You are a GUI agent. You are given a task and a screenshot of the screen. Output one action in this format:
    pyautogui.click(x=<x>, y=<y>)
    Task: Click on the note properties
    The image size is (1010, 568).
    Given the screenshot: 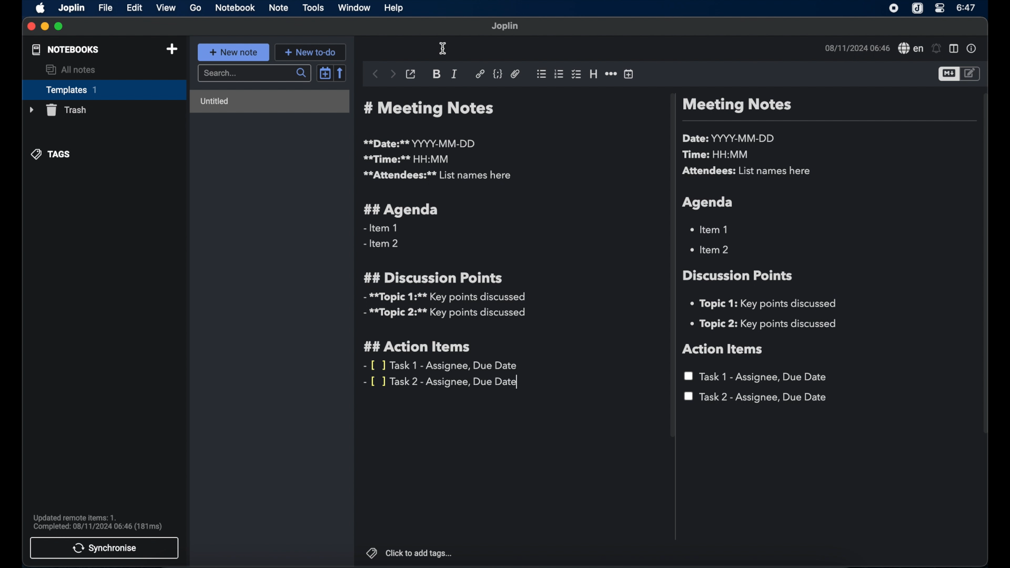 What is the action you would take?
    pyautogui.click(x=973, y=49)
    